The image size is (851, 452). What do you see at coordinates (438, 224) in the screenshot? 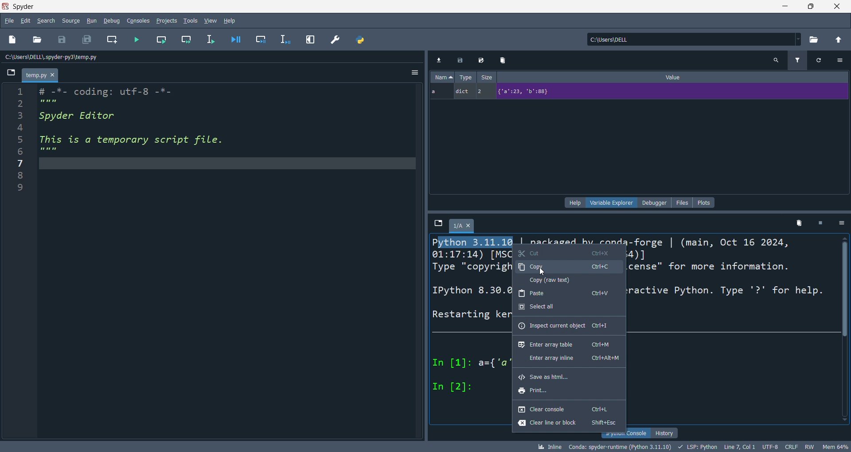
I see `explore tabs` at bounding box center [438, 224].